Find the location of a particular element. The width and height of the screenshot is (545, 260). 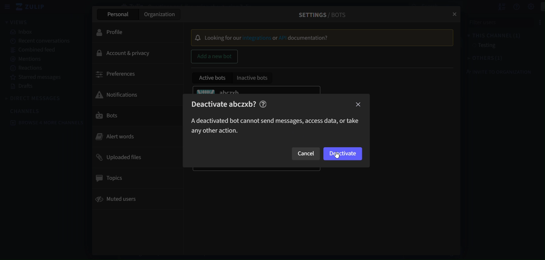

bots is located at coordinates (118, 115).